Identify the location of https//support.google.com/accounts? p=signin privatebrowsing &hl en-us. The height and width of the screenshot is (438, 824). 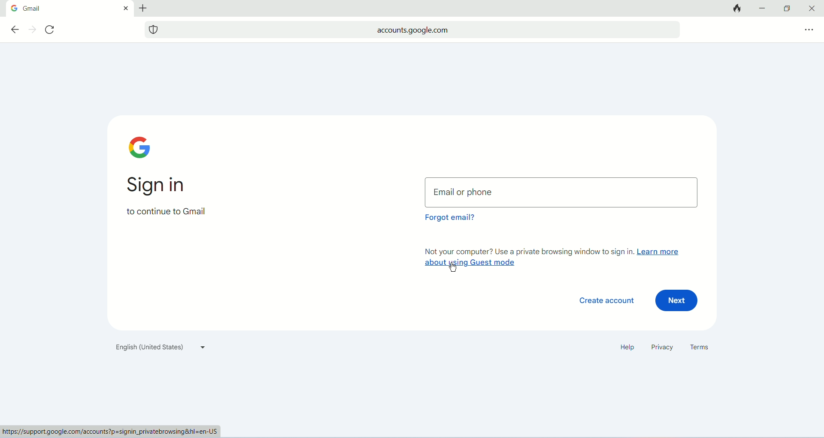
(112, 432).